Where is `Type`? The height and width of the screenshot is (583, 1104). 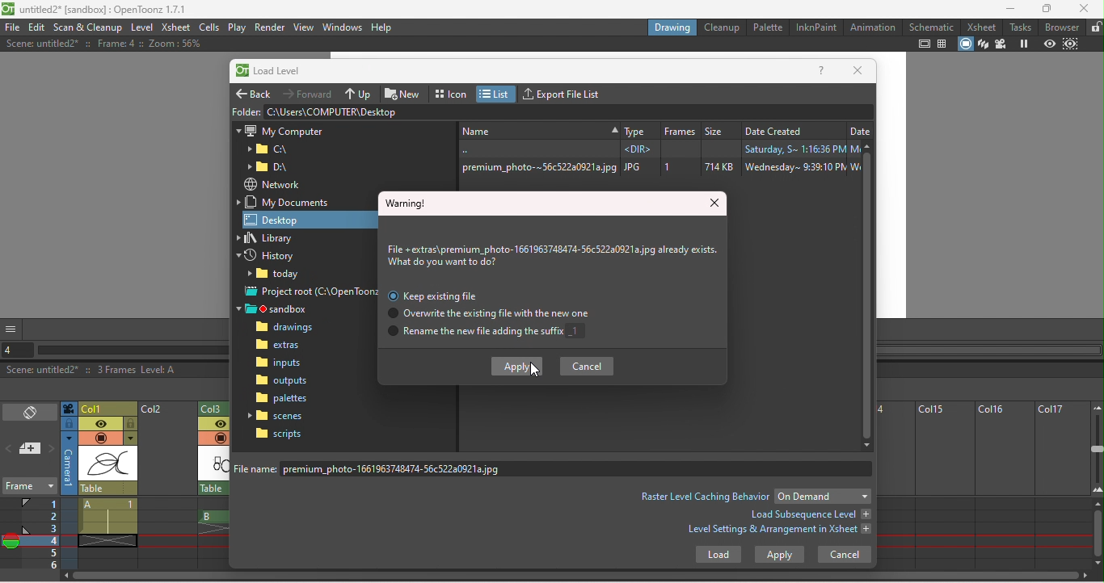
Type is located at coordinates (638, 128).